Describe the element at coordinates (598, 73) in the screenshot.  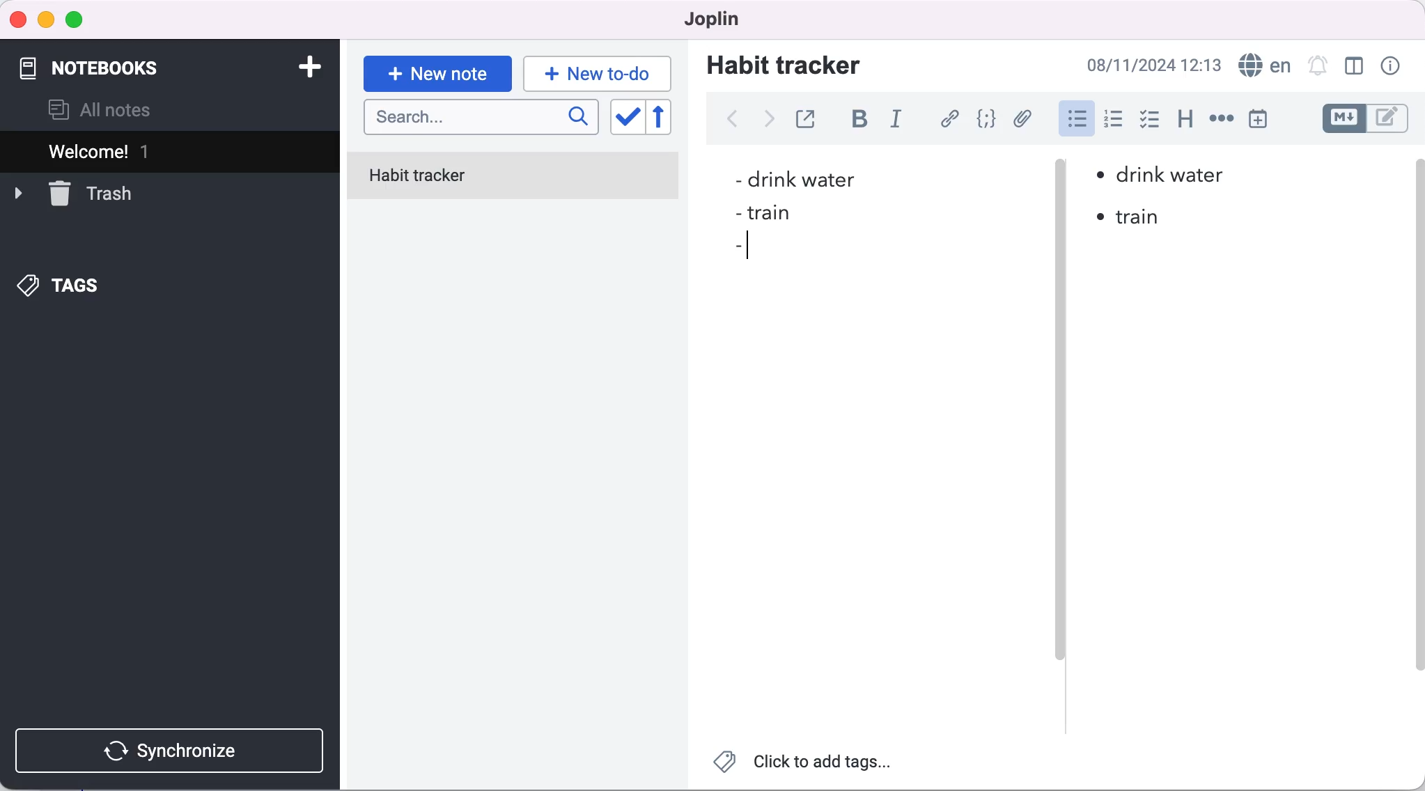
I see `typing` at that location.